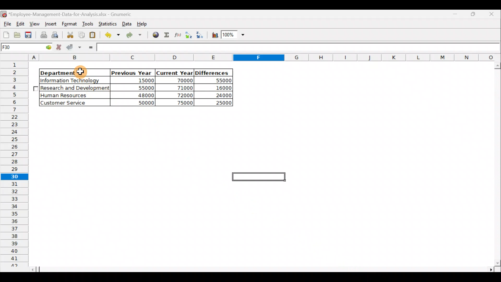  Describe the element at coordinates (86, 23) in the screenshot. I see `Tools` at that location.